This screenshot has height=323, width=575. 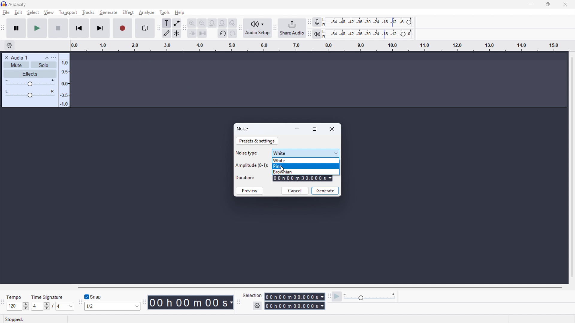 What do you see at coordinates (258, 28) in the screenshot?
I see `audio setup` at bounding box center [258, 28].